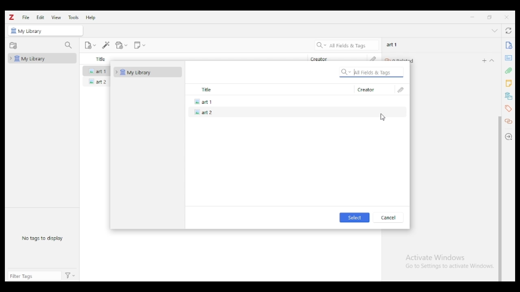 This screenshot has width=520, height=292. I want to click on libraries and collections, so click(508, 96).